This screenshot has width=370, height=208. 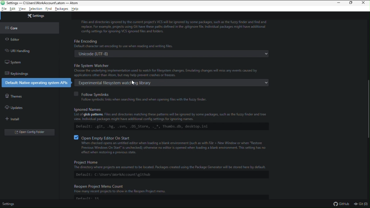 I want to click on Settings , so click(x=9, y=205).